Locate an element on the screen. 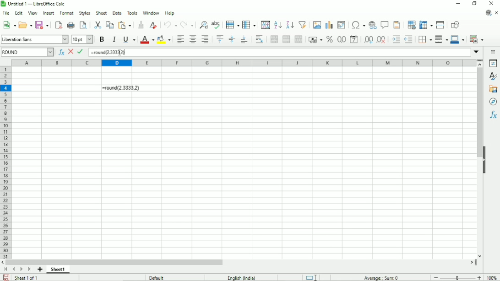 The width and height of the screenshot is (500, 281). cursor is located at coordinates (120, 53).